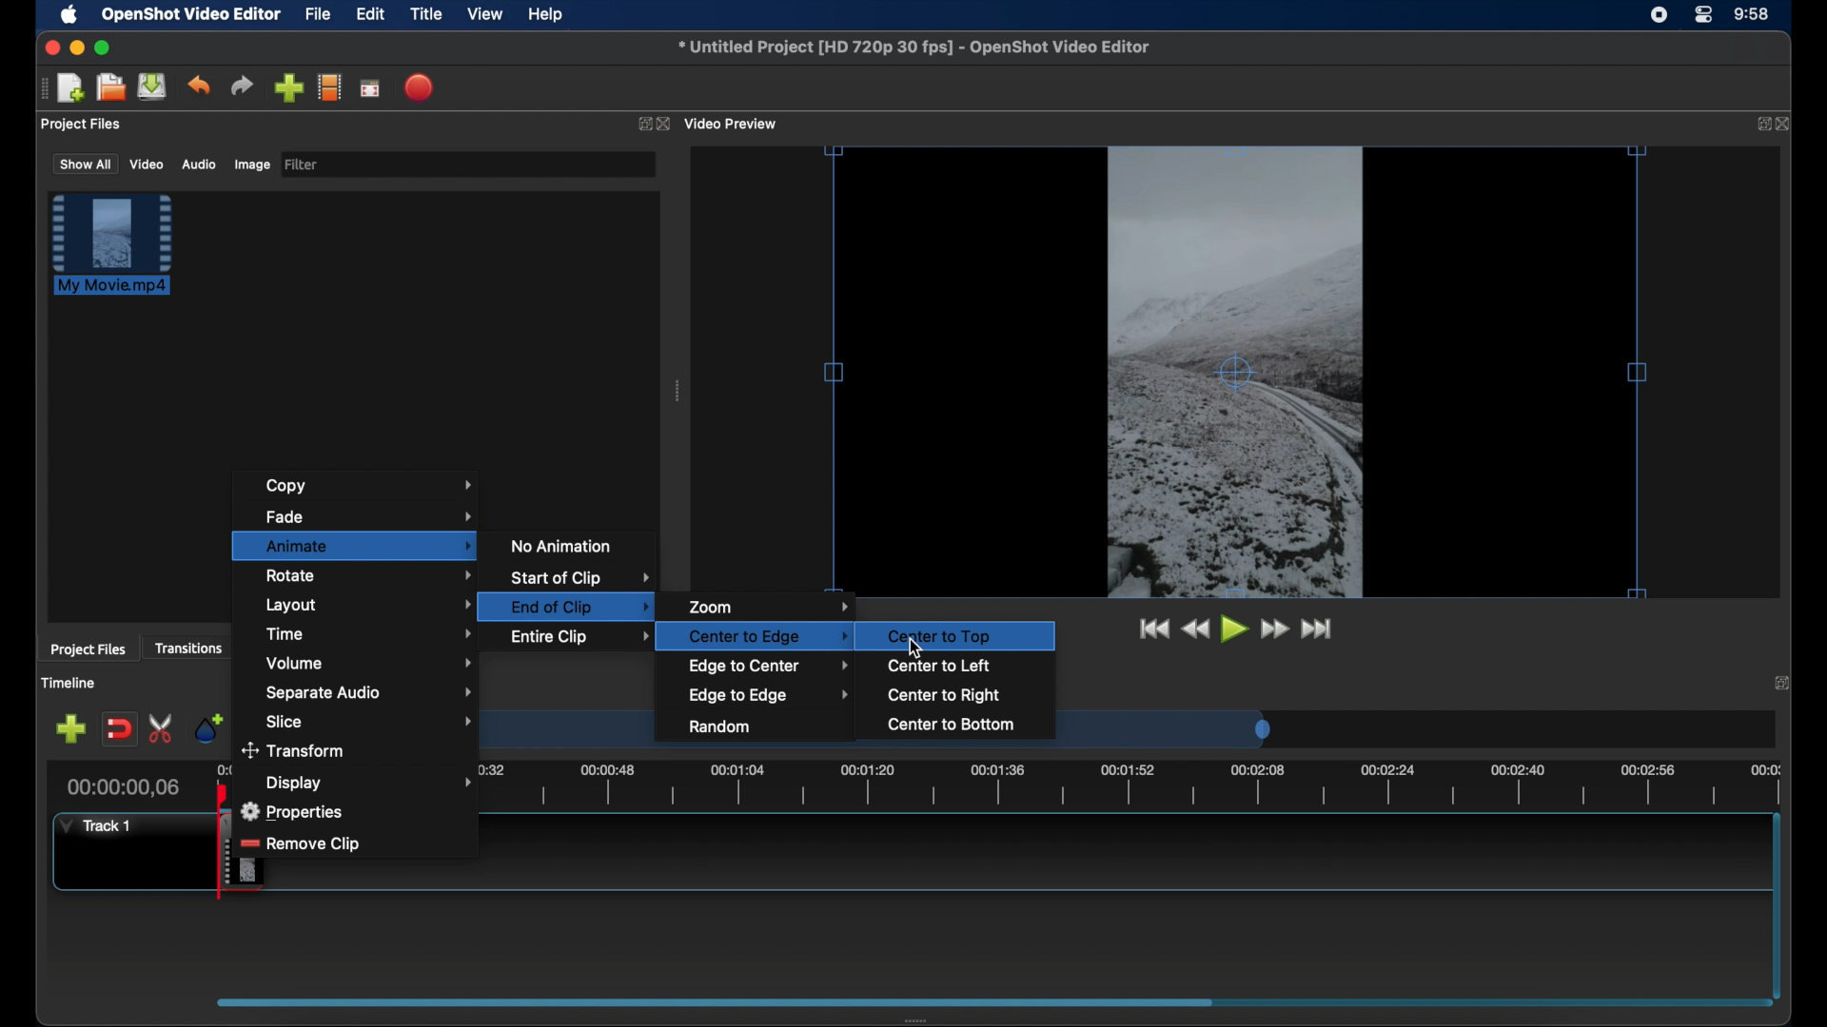 This screenshot has width=1827, height=1027. What do you see at coordinates (1152, 629) in the screenshot?
I see `jumpt to start` at bounding box center [1152, 629].